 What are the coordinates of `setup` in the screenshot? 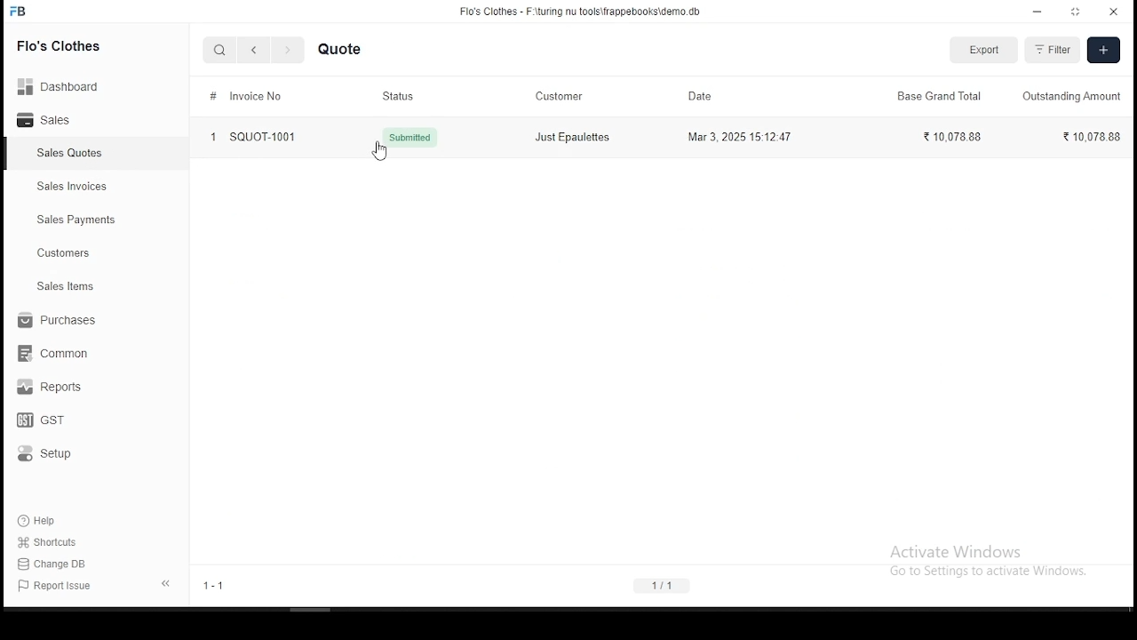 It's located at (59, 454).